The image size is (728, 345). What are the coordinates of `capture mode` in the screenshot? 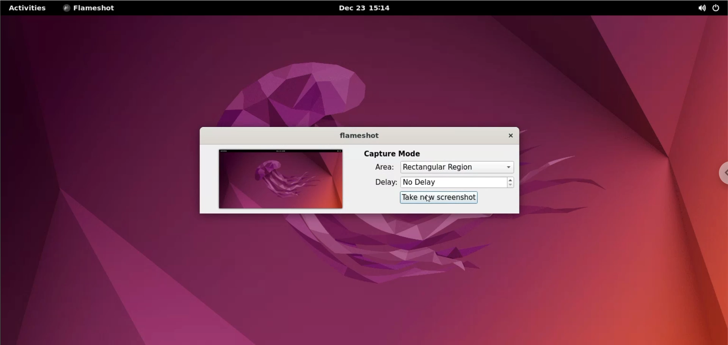 It's located at (391, 152).